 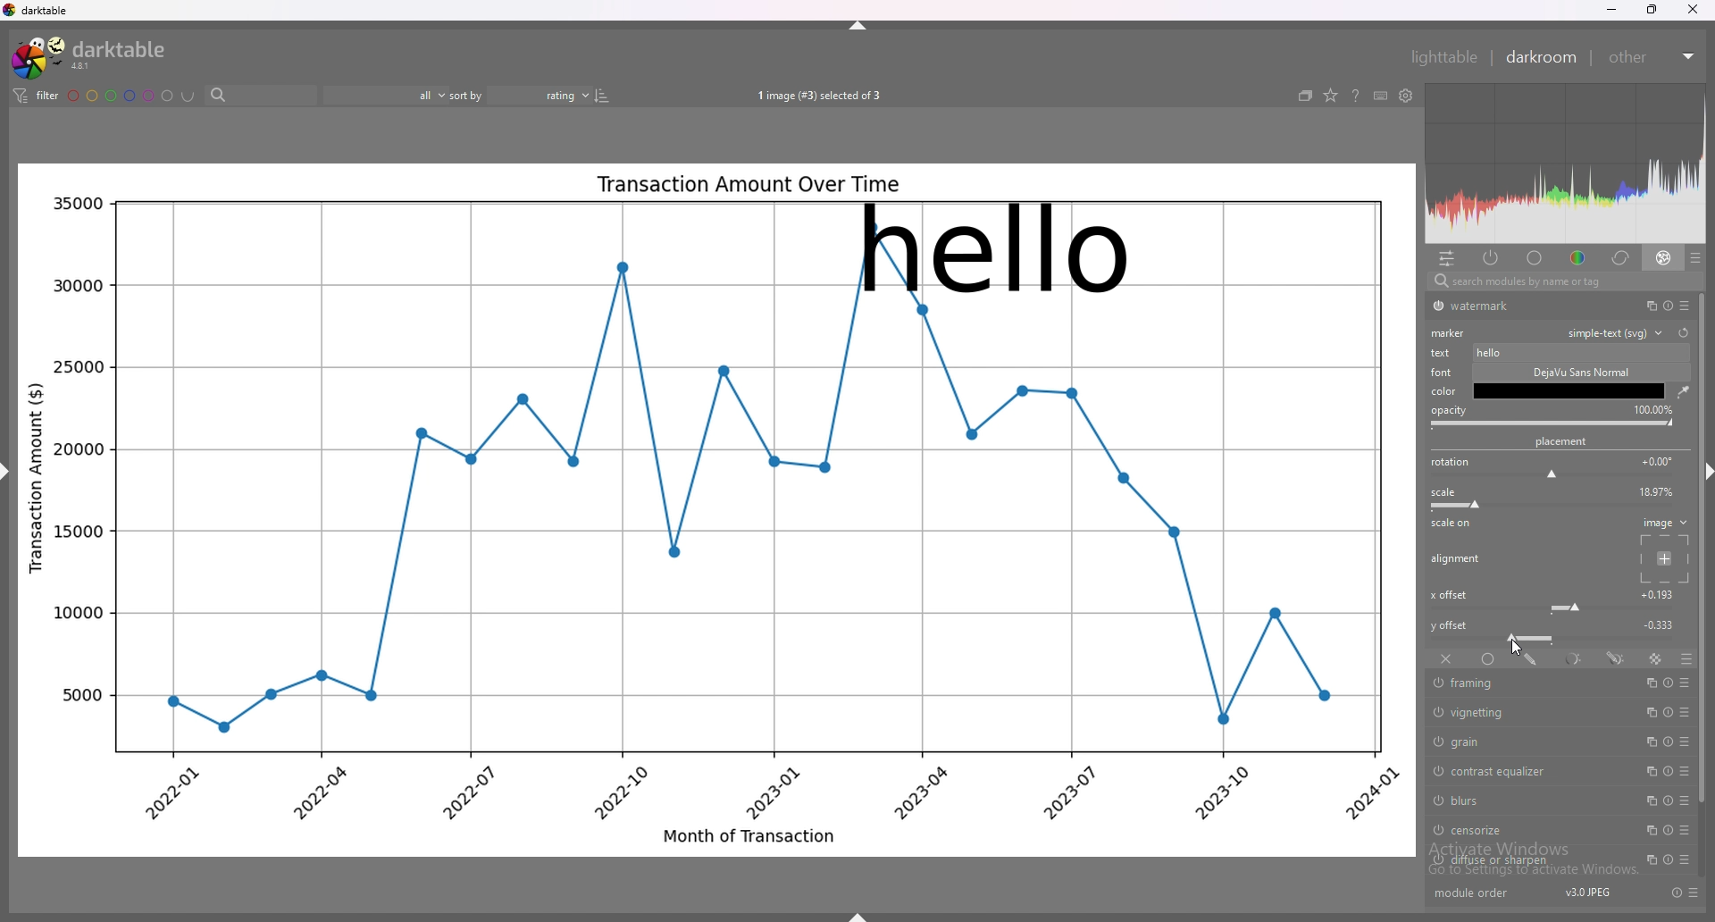 What do you see at coordinates (1480, 661) in the screenshot?
I see `uniformly` at bounding box center [1480, 661].